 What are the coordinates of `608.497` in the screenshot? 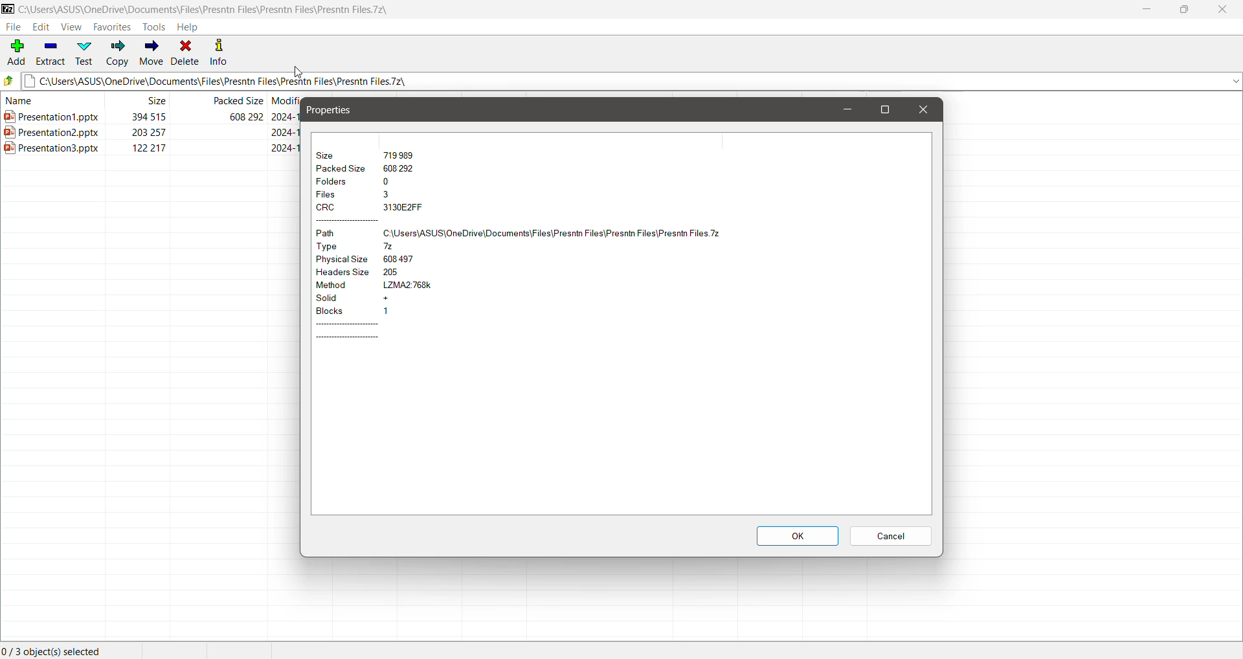 It's located at (407, 258).